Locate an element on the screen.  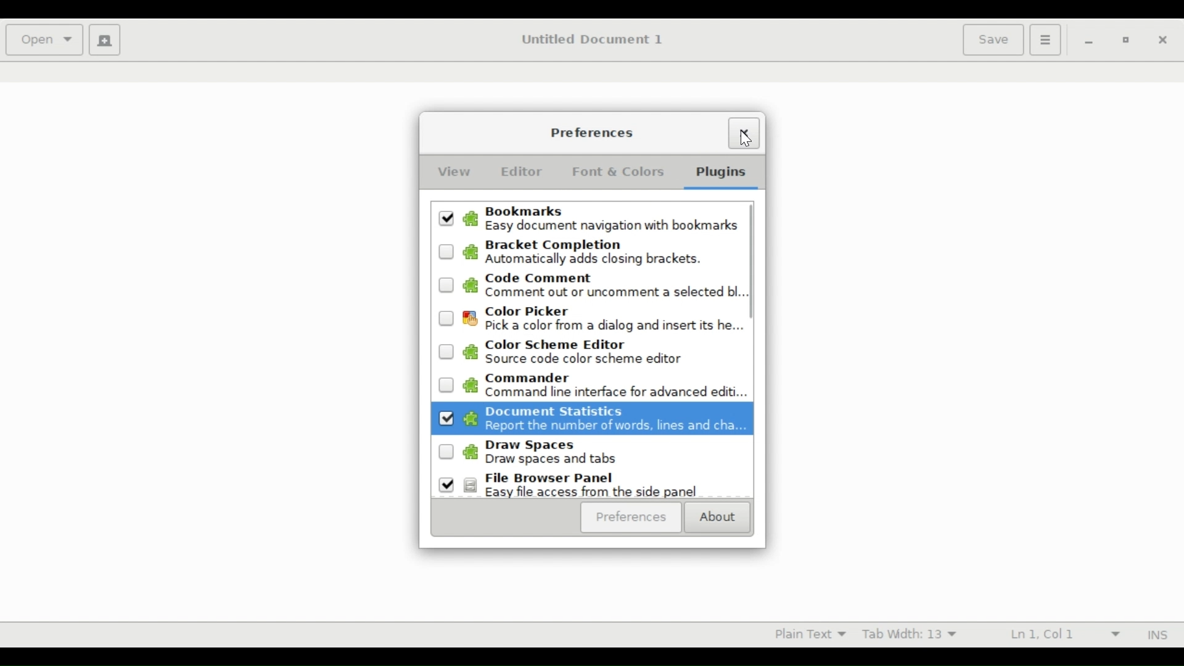
(un)select Bracket Completion. Automatically addsclosing brackets is located at coordinates (601, 253).